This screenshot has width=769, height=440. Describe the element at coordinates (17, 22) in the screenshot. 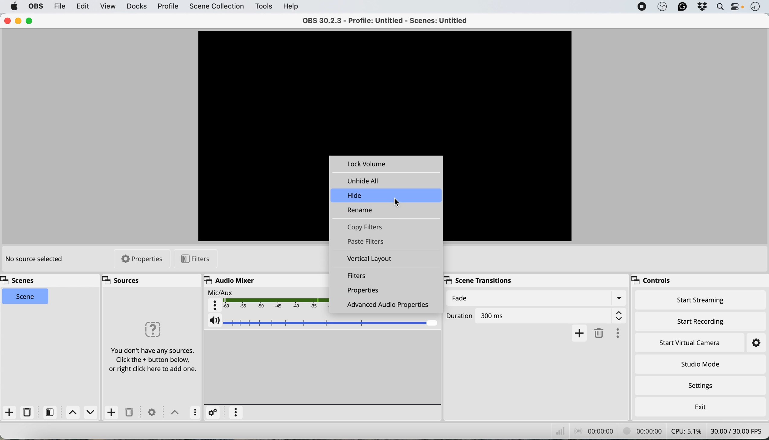

I see `minimise` at that location.